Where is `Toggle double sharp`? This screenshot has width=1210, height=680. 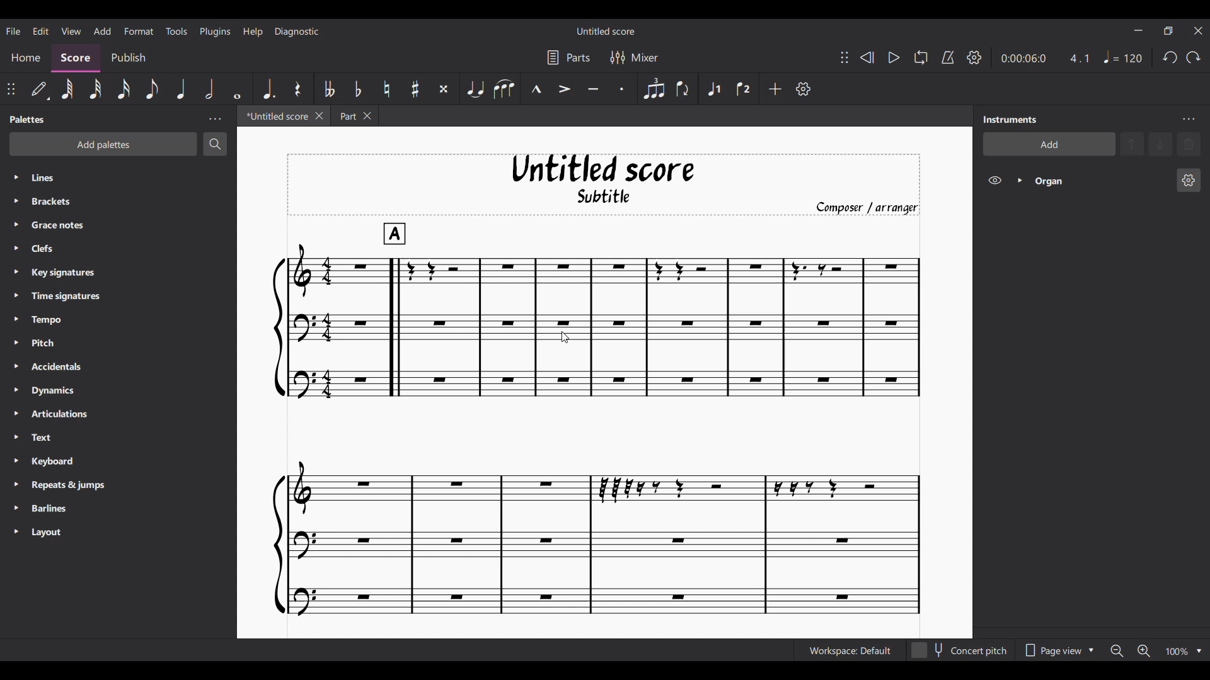
Toggle double sharp is located at coordinates (444, 89).